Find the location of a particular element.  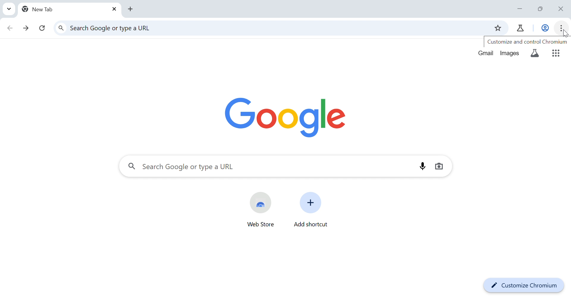

Search Google or type a URL is located at coordinates (190, 167).